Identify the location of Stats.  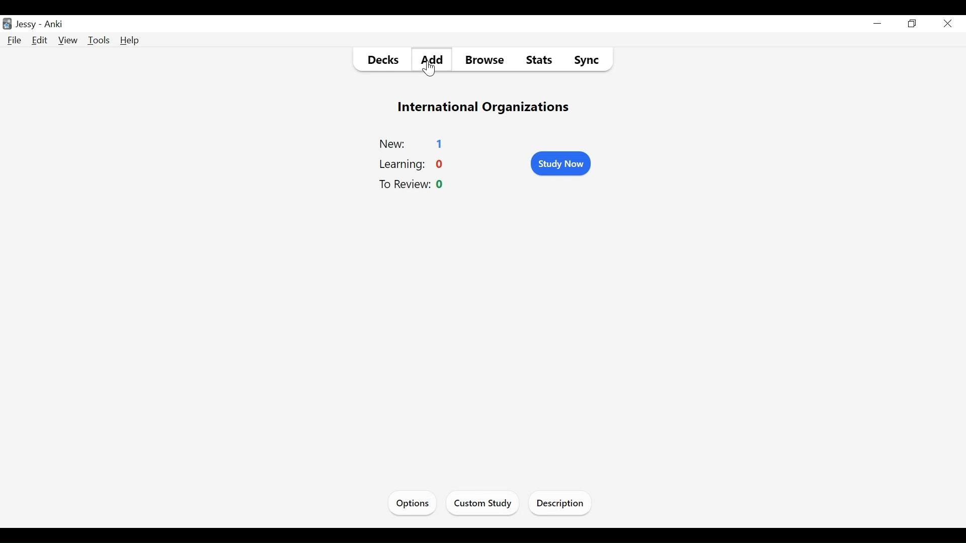
(539, 59).